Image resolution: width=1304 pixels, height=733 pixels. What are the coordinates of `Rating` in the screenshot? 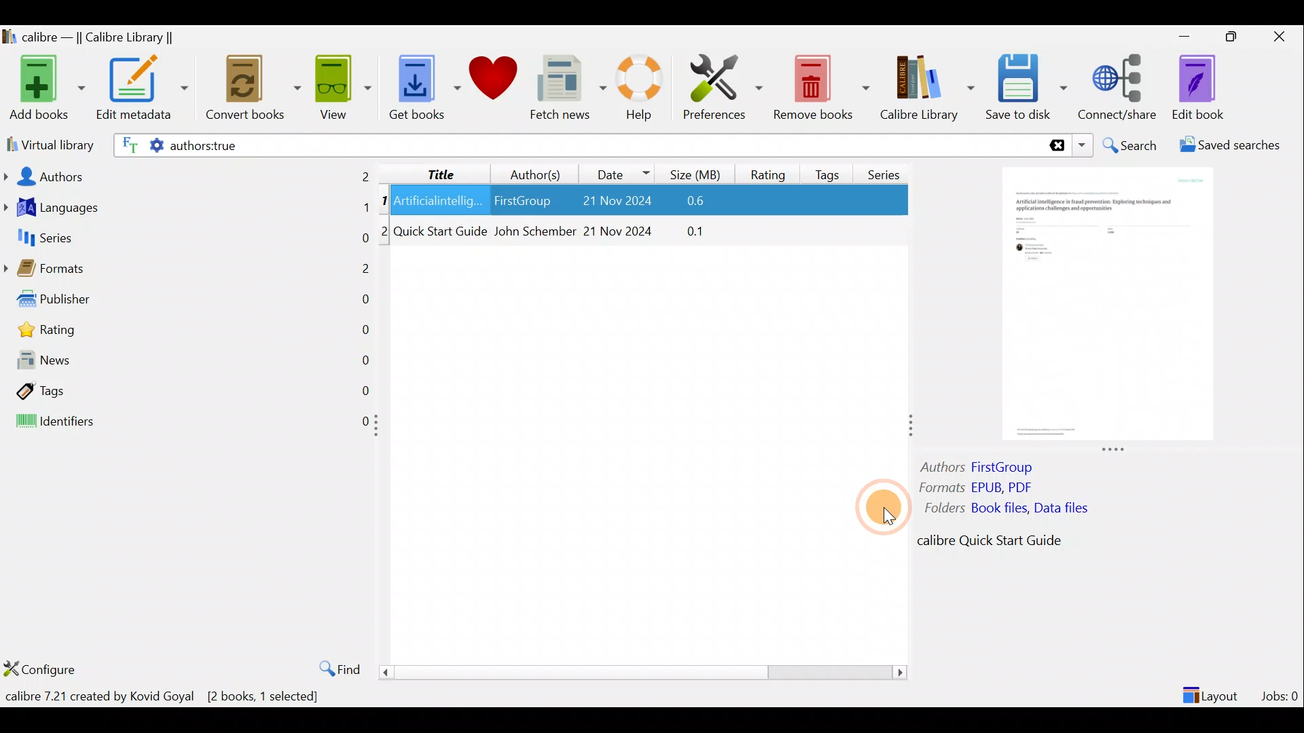 It's located at (768, 172).